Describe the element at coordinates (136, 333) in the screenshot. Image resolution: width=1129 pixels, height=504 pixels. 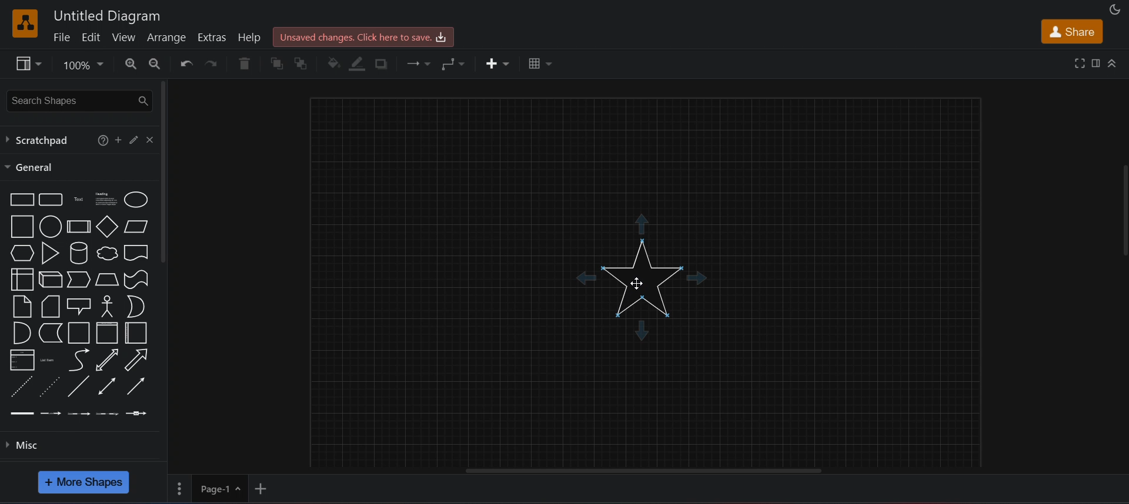
I see `horizontal container` at that location.